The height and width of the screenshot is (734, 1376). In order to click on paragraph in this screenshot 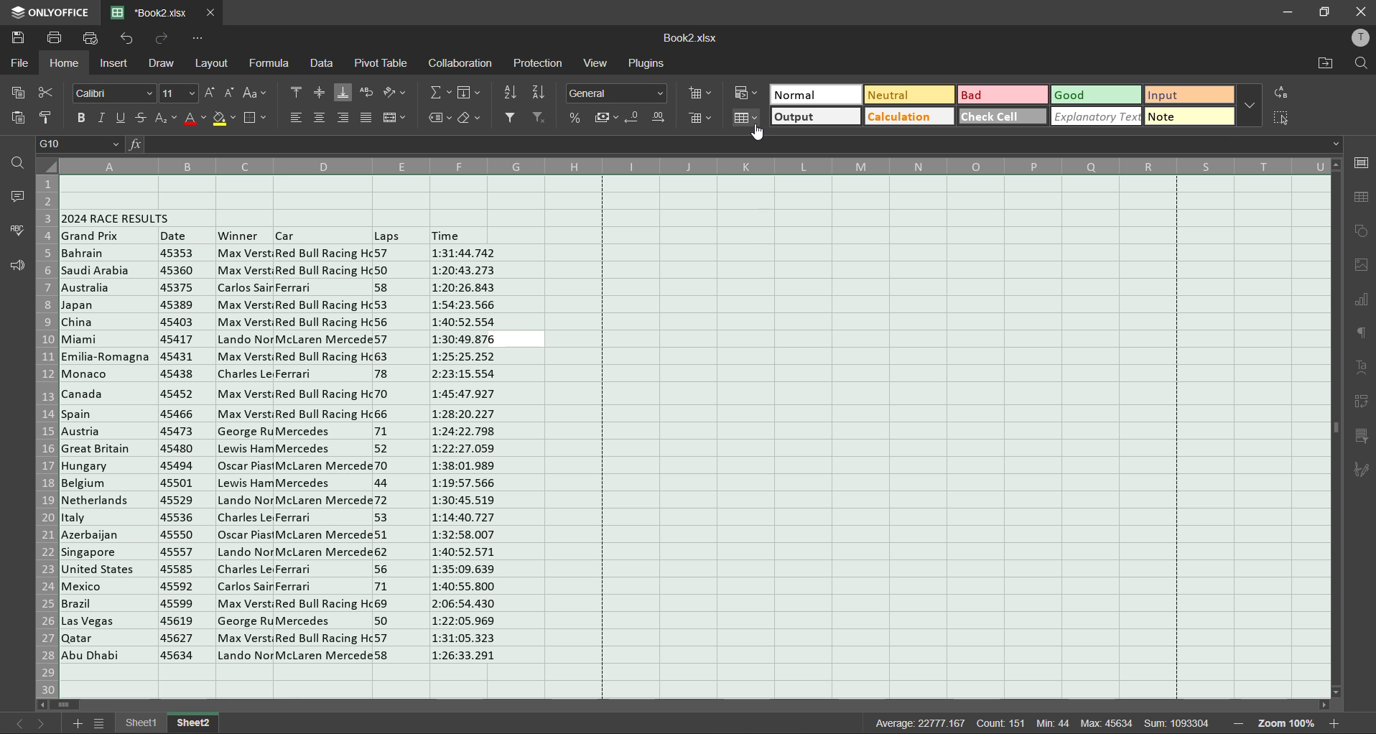, I will do `click(1359, 338)`.